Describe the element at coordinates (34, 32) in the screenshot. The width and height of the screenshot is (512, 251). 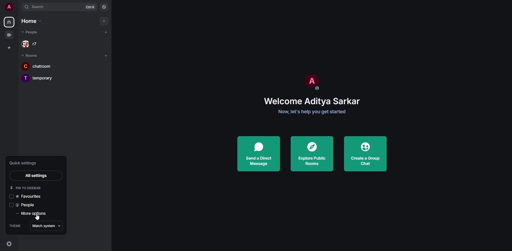
I see `people` at that location.